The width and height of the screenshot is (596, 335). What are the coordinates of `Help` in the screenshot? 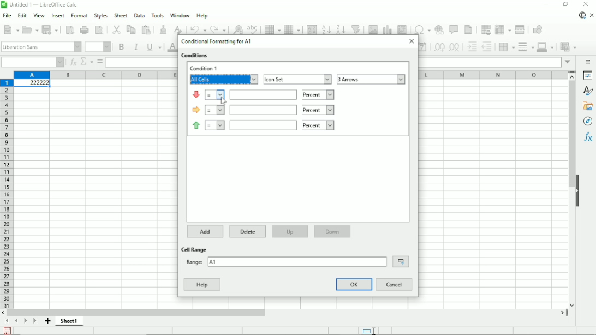 It's located at (202, 284).